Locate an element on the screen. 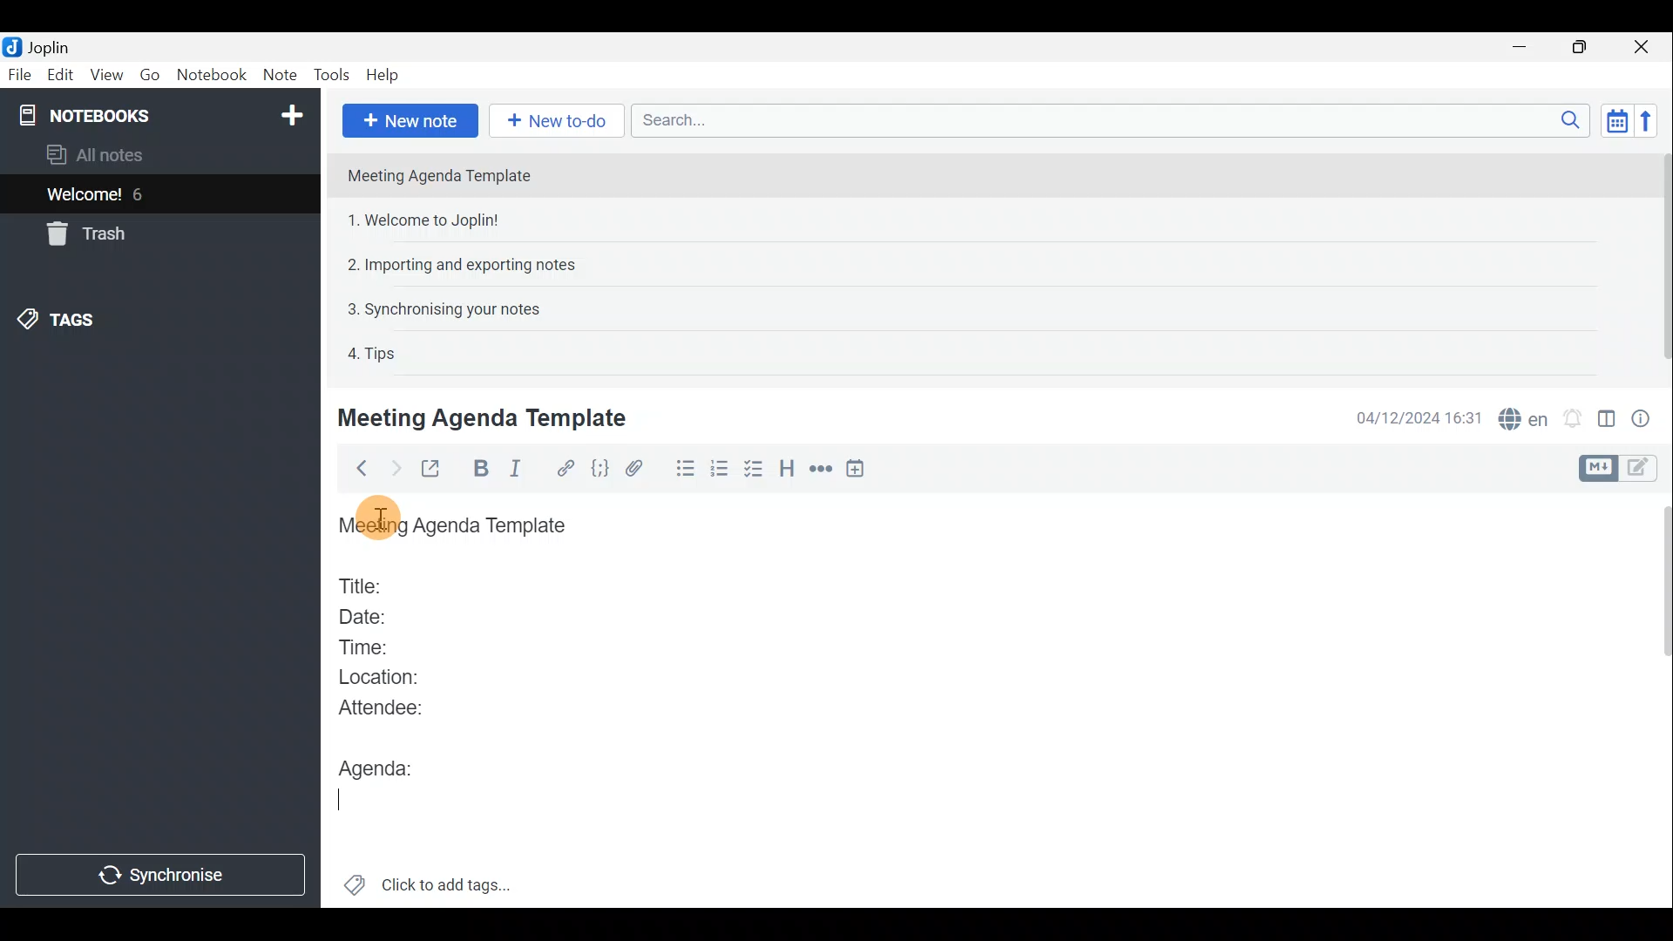  Horizontal rule is located at coordinates (823, 471).